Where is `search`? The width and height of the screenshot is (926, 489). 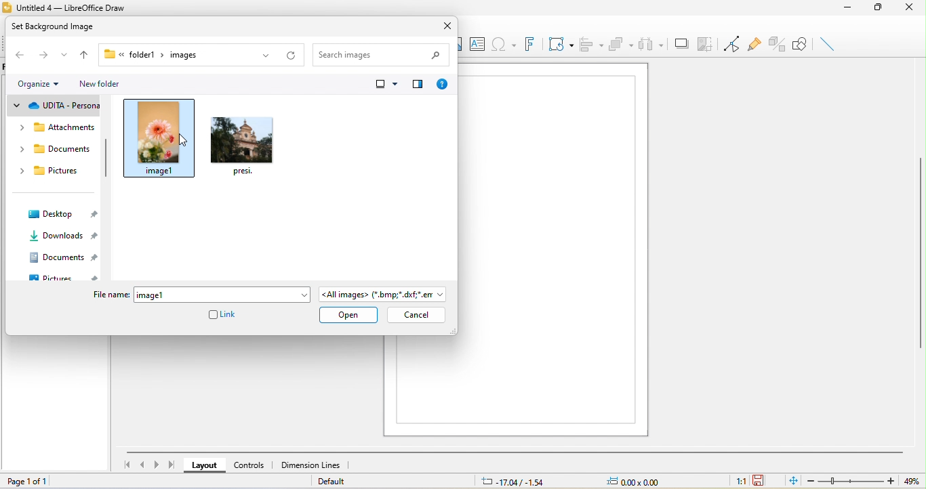
search is located at coordinates (384, 52).